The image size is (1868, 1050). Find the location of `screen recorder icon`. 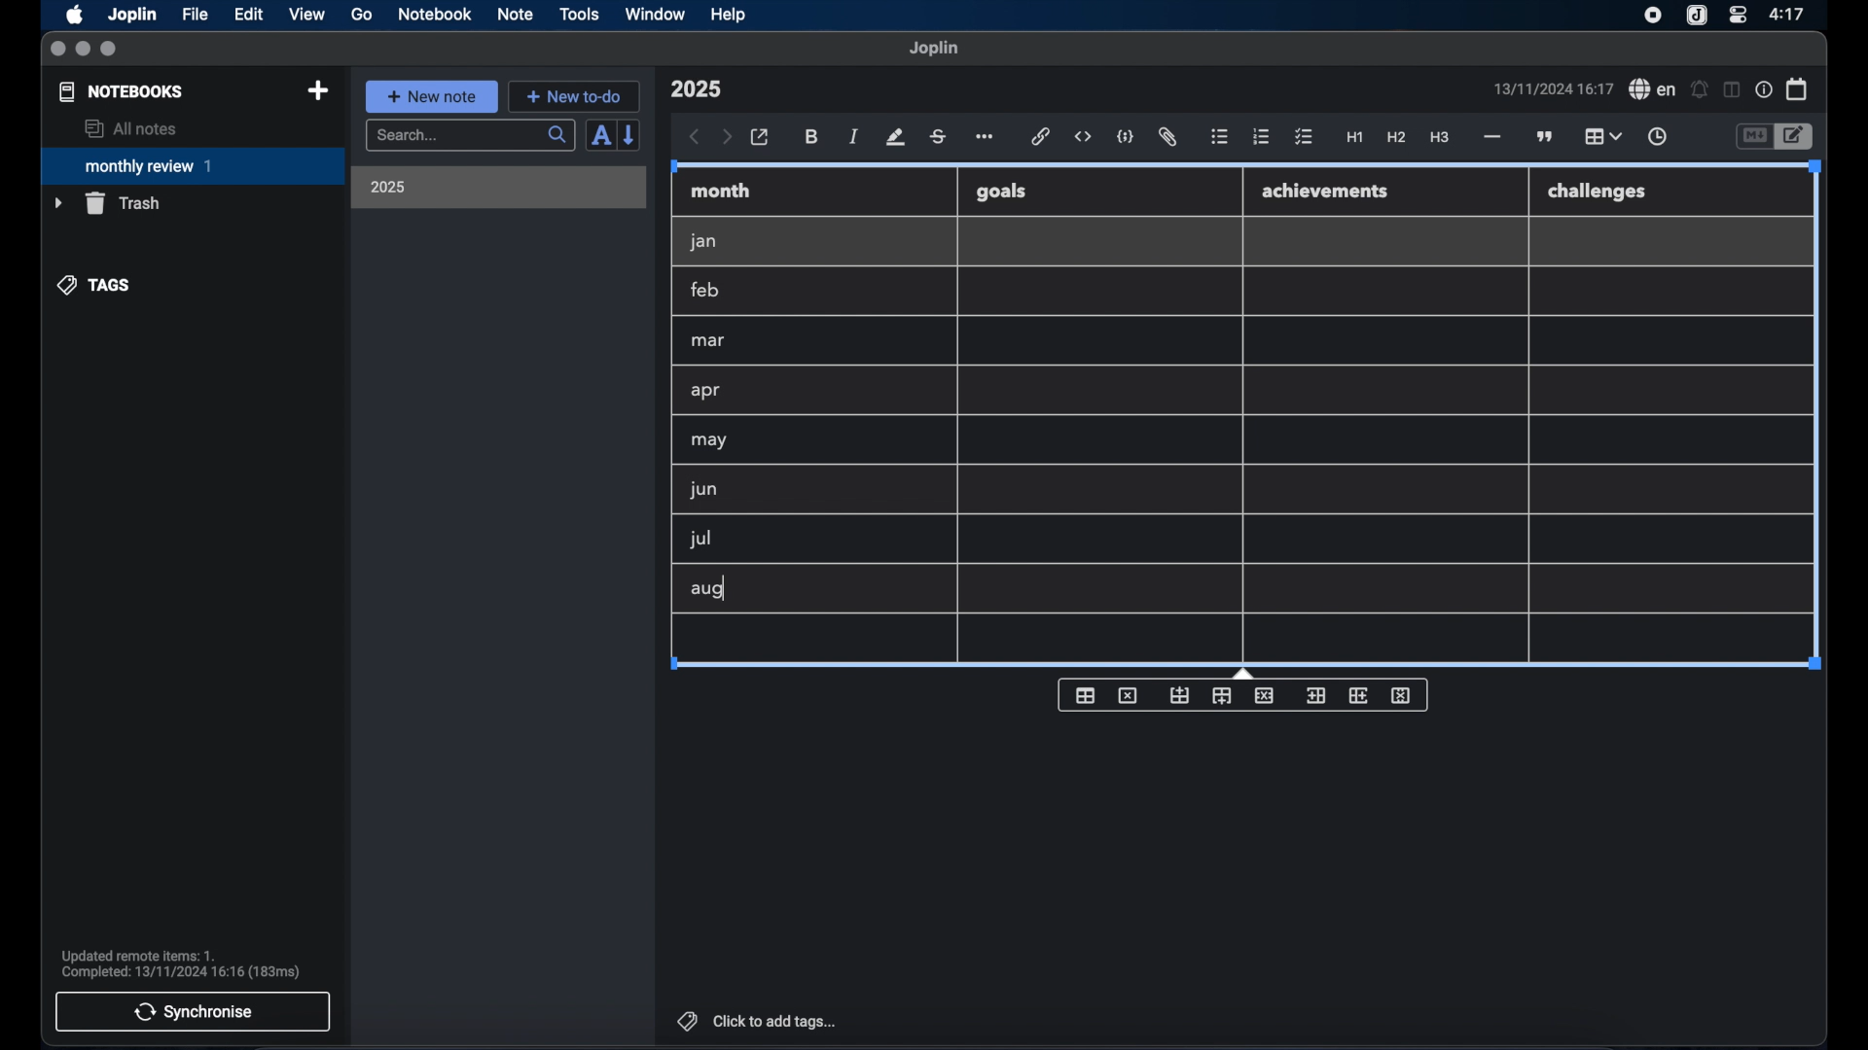

screen recorder icon is located at coordinates (1653, 16).